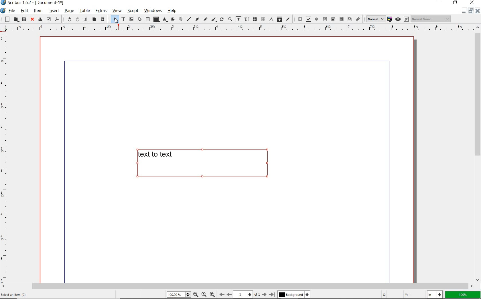  I want to click on Scribus 1.6.2 - [Document-1*], so click(34, 3).